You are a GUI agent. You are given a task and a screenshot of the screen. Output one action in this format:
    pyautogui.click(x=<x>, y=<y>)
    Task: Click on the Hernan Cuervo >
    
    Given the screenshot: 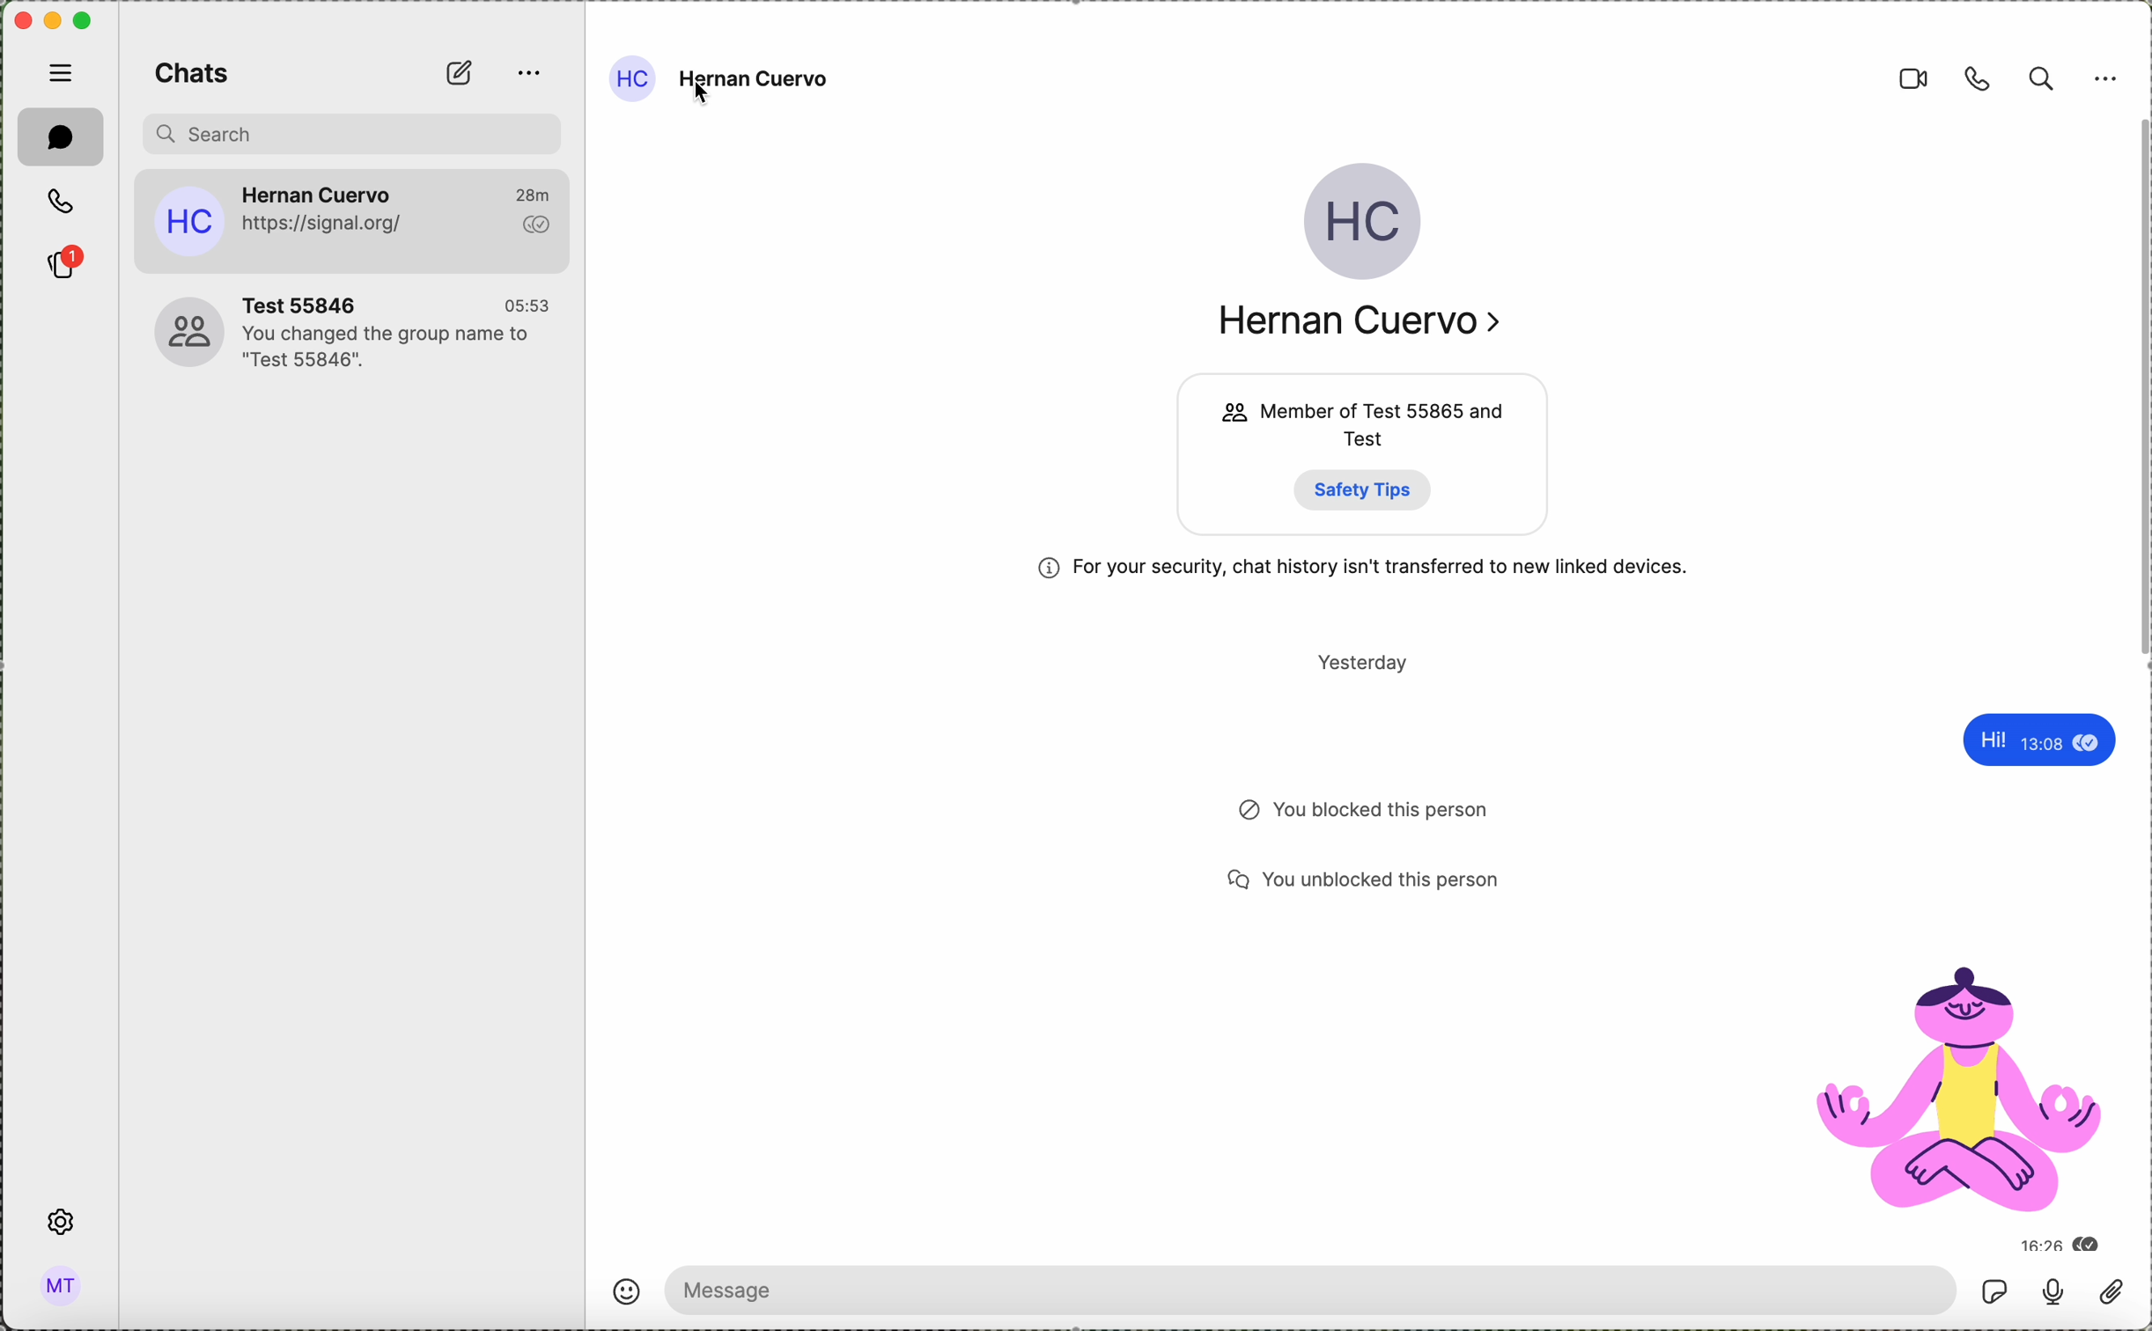 What is the action you would take?
    pyautogui.click(x=1373, y=320)
    